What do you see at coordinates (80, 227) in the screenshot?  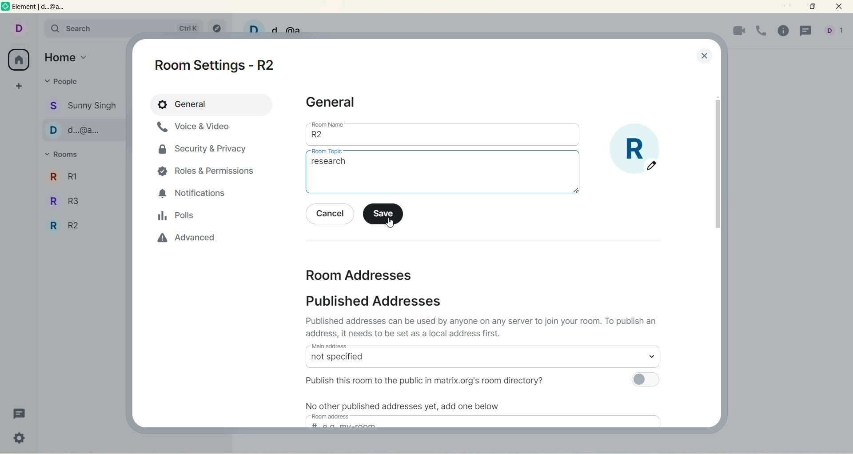 I see `R2` at bounding box center [80, 227].